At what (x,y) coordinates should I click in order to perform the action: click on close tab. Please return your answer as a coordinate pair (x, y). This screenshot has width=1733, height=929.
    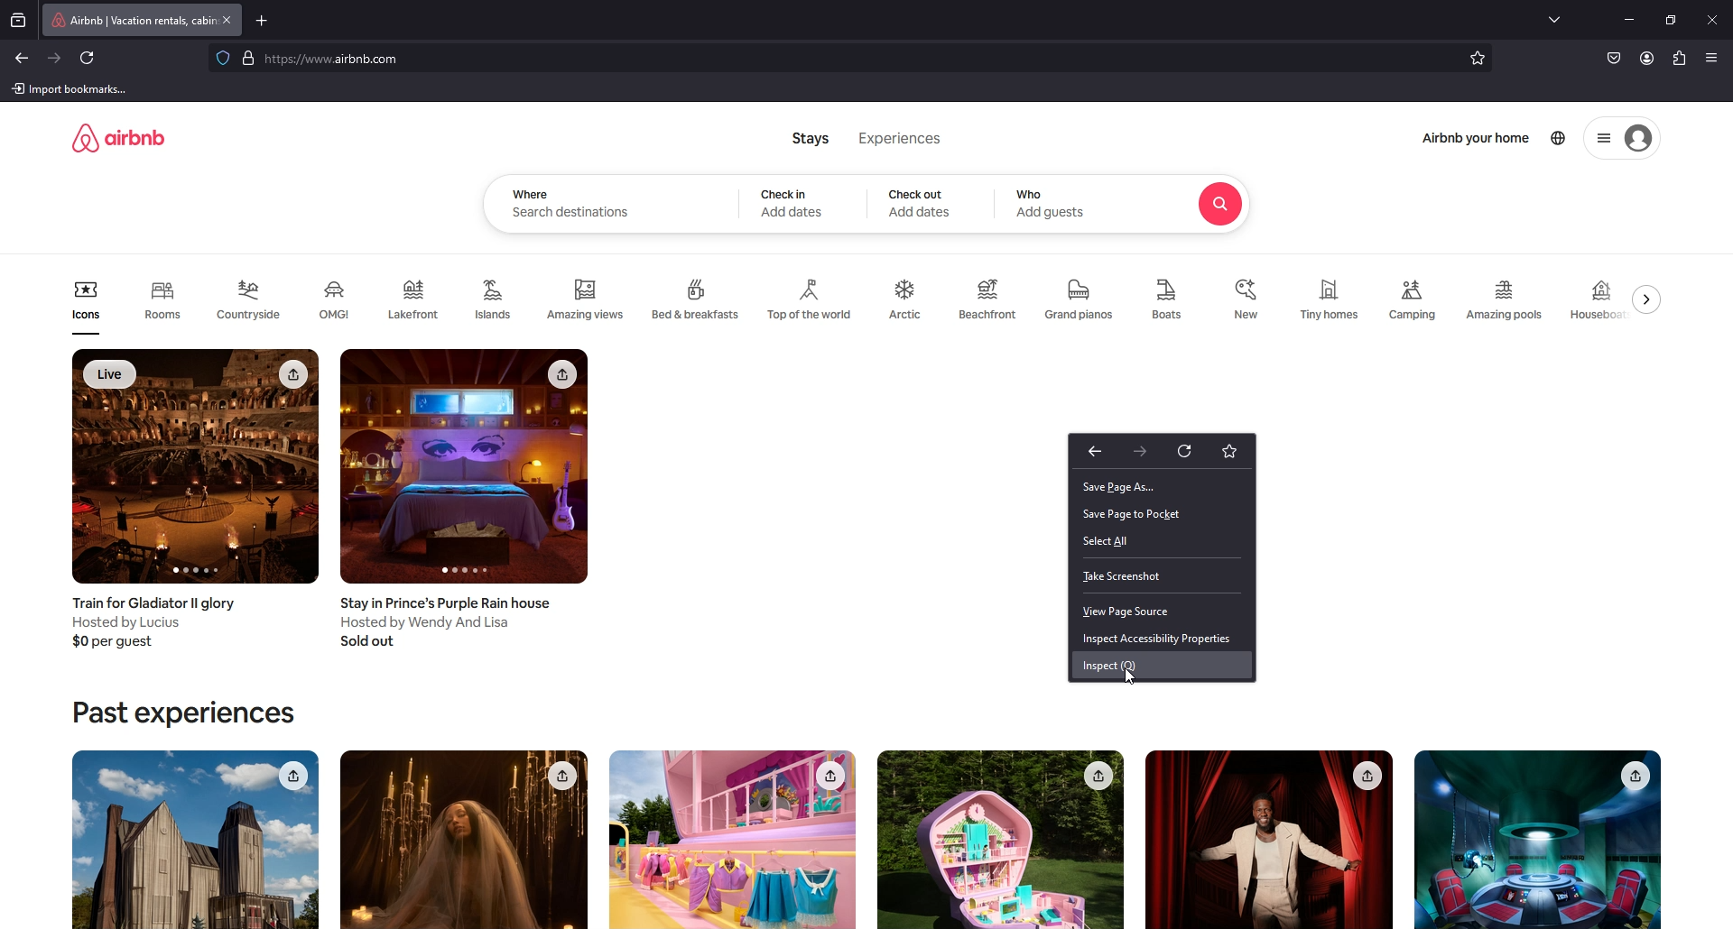
    Looking at the image, I should click on (227, 20).